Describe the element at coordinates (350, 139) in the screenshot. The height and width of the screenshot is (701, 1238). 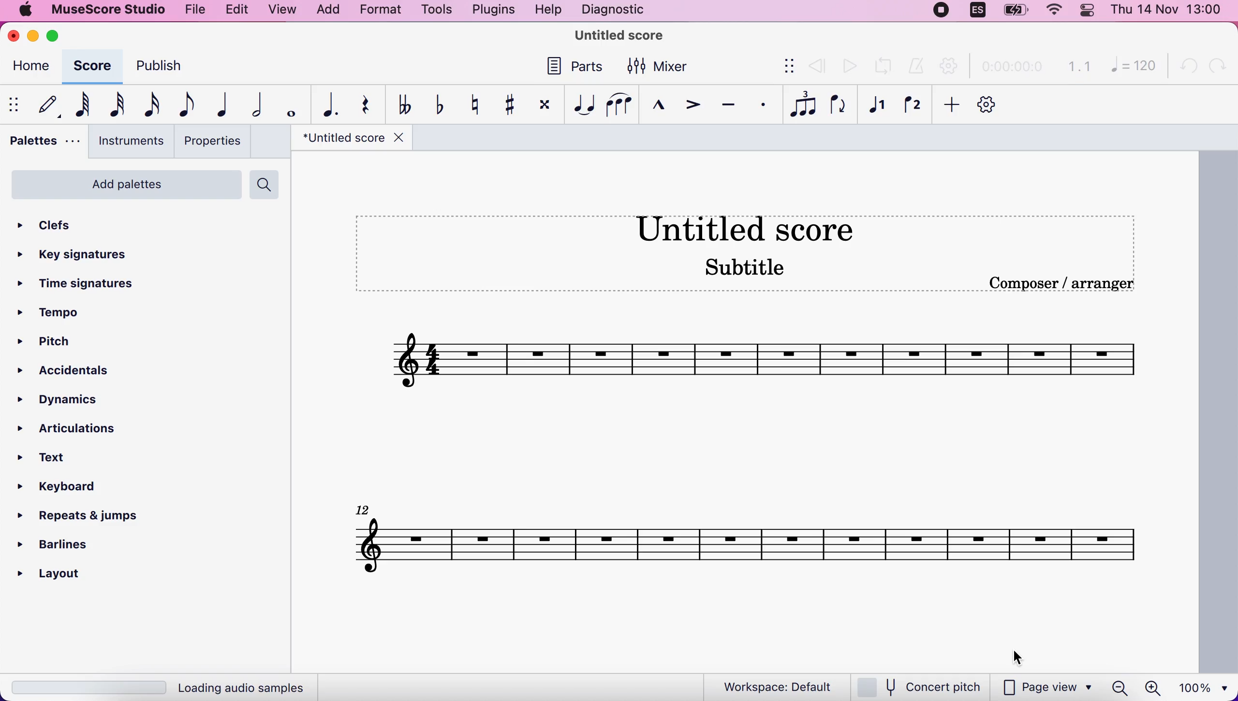
I see `*untitled score` at that location.